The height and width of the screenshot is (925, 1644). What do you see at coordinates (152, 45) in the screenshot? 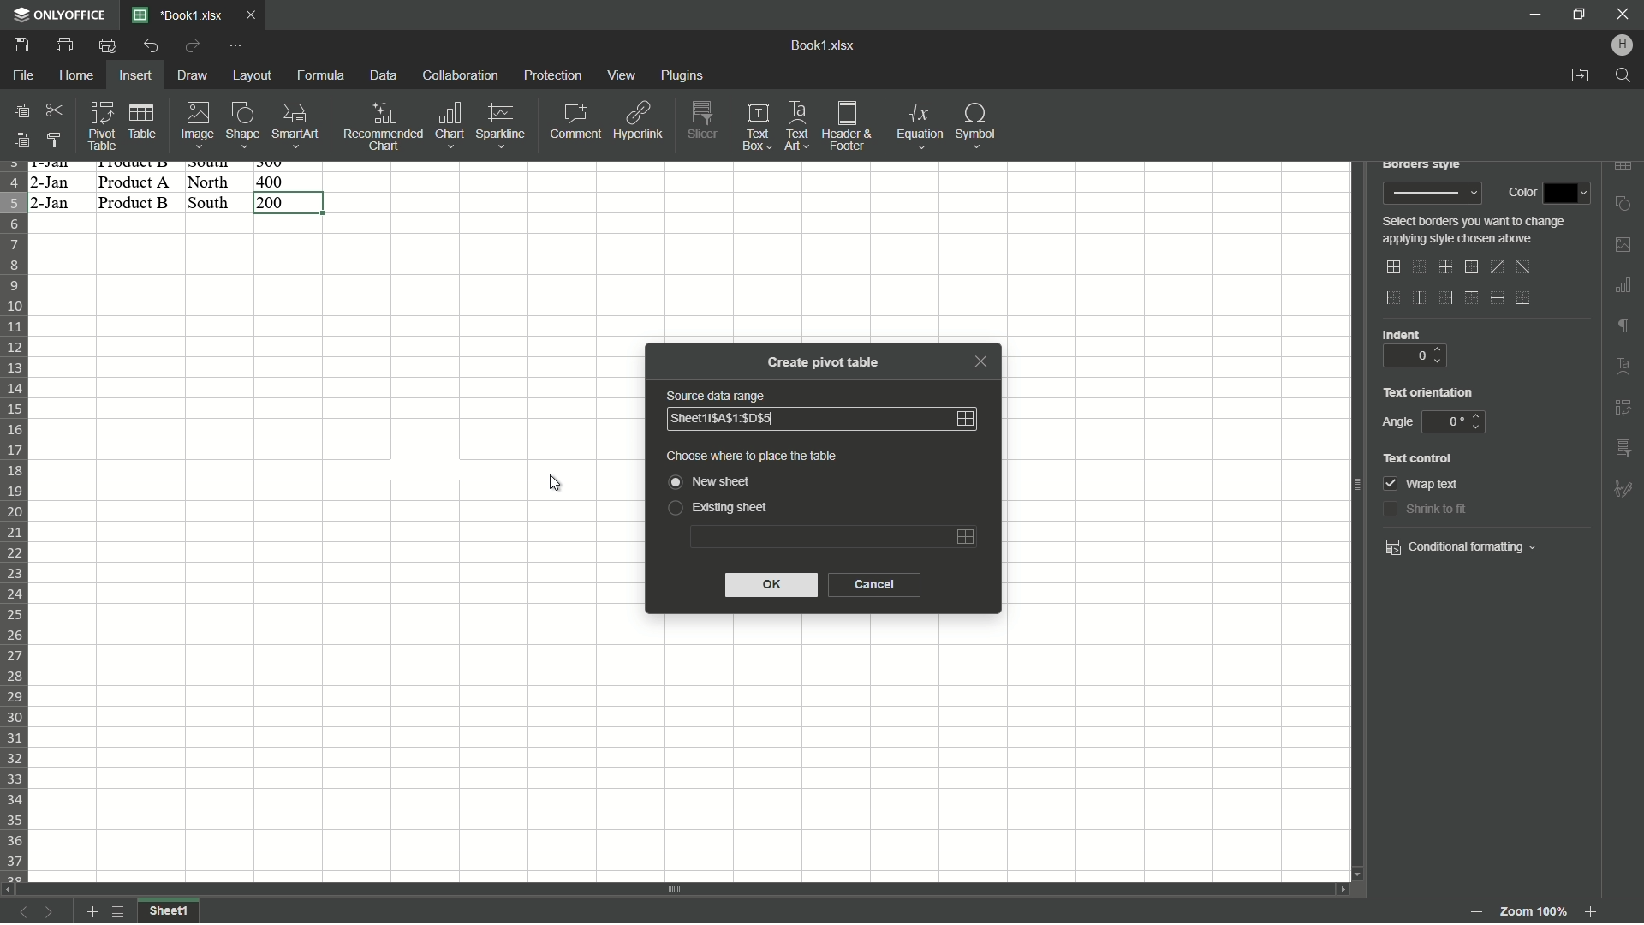
I see `Undo` at bounding box center [152, 45].